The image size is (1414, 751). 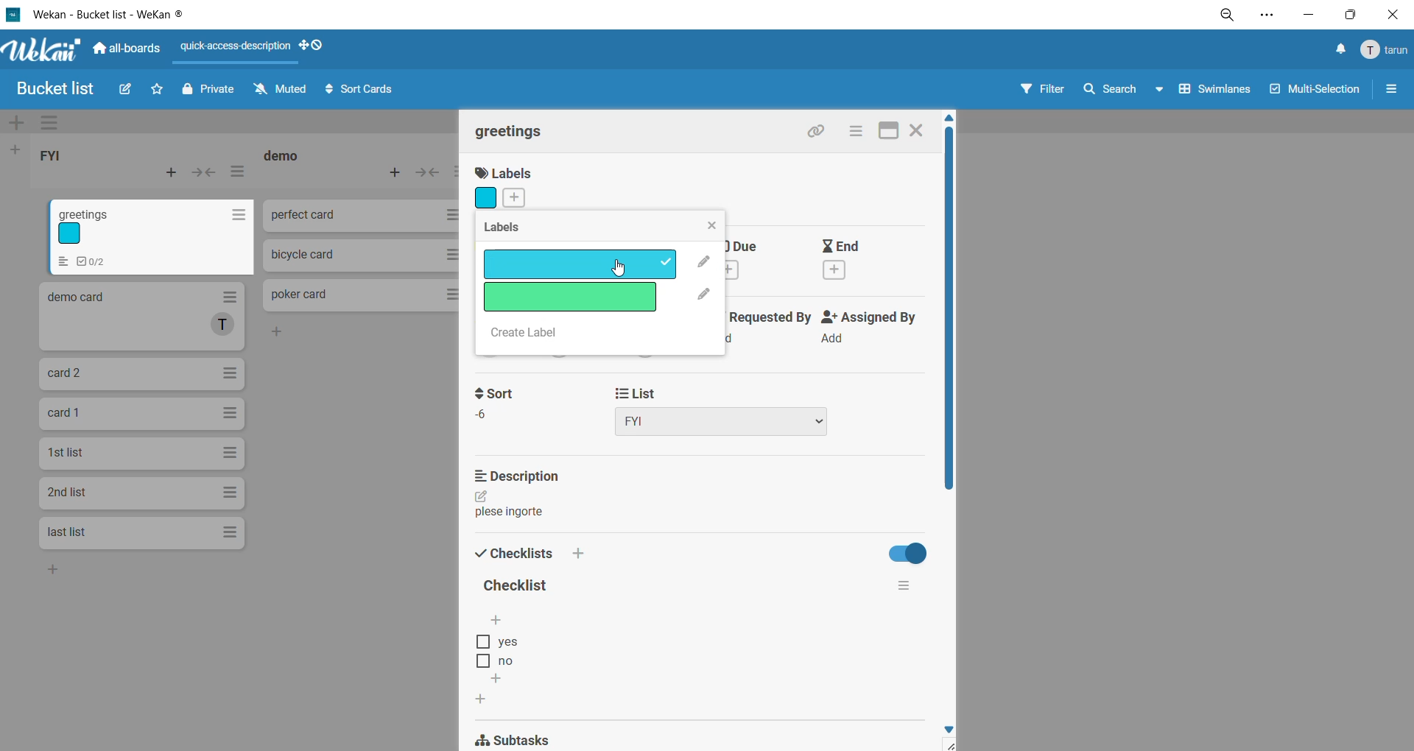 I want to click on sort, so click(x=504, y=404).